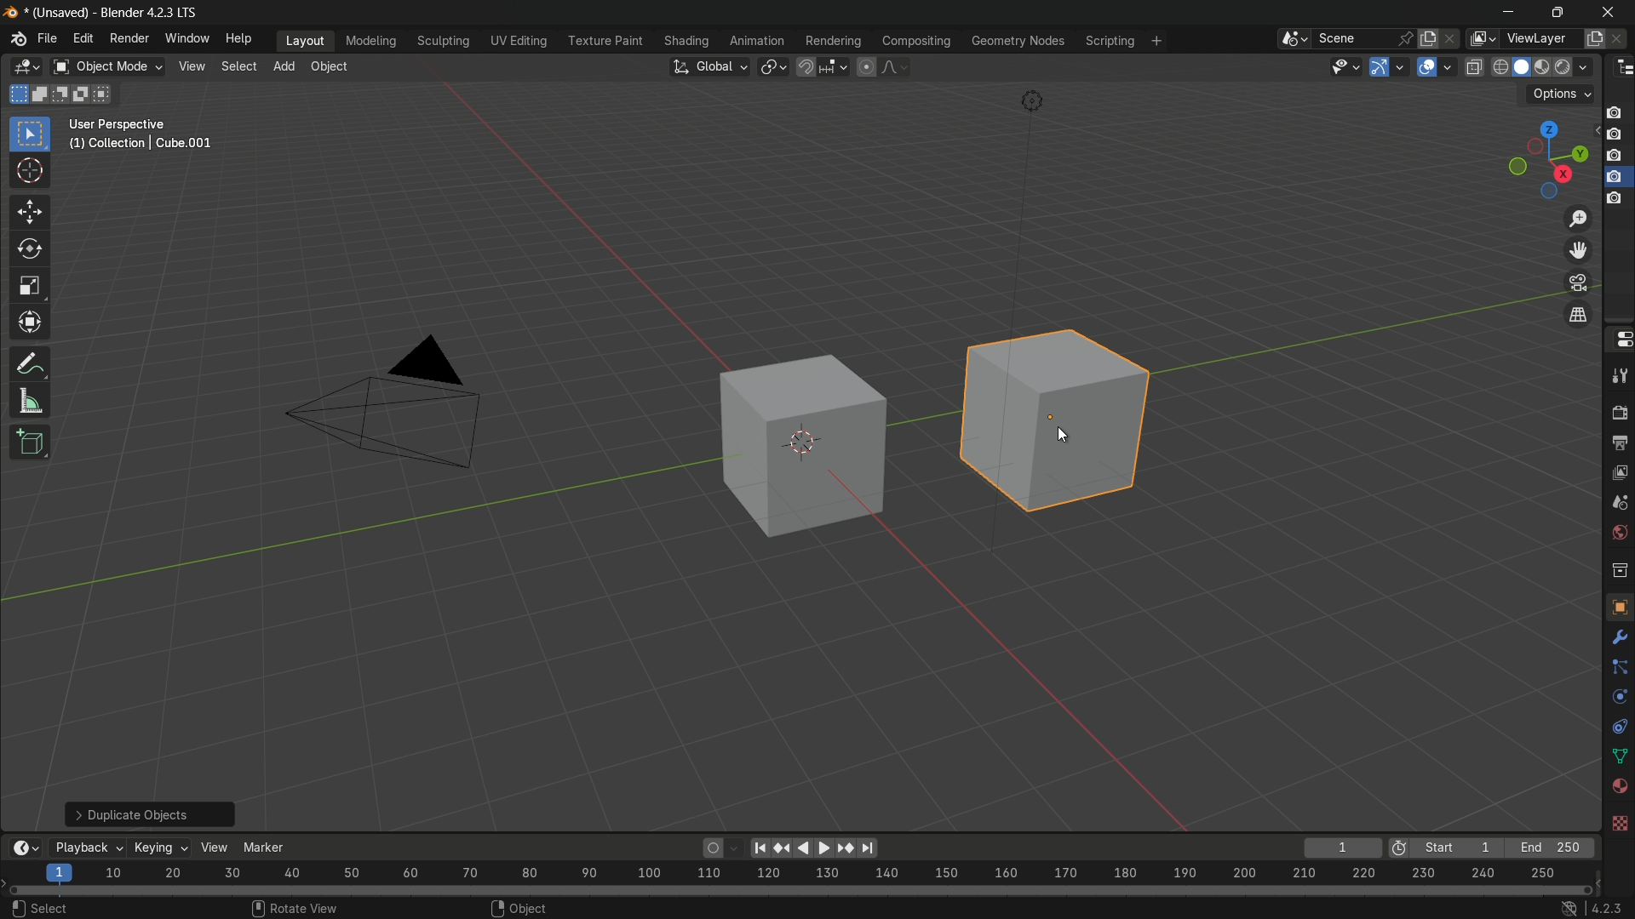 This screenshot has width=1635, height=919. I want to click on modeling menu, so click(370, 39).